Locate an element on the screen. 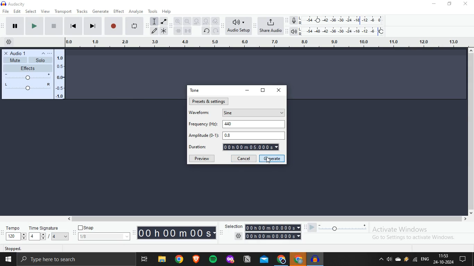 This screenshot has height=266, width=474. 00h 00m 00s is located at coordinates (177, 232).